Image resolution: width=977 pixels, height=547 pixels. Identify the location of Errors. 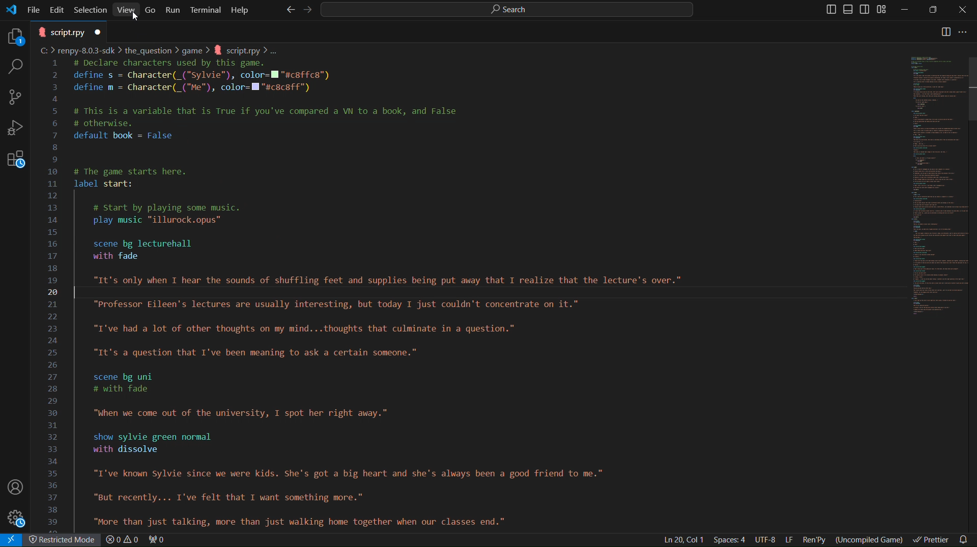
(137, 540).